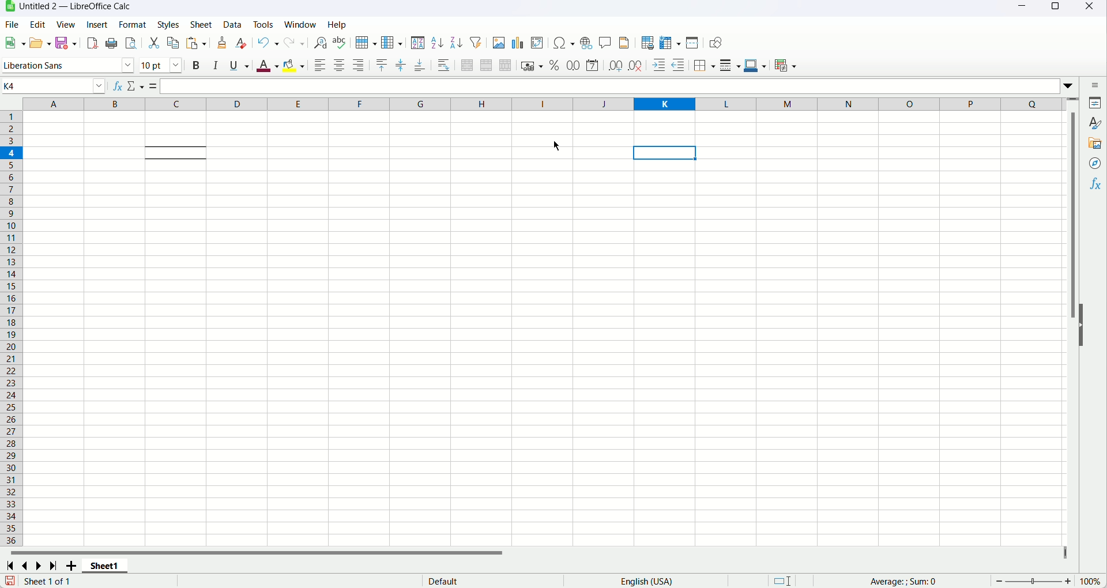 This screenshot has height=588, width=1107. I want to click on Sidebar settings, so click(1091, 85).